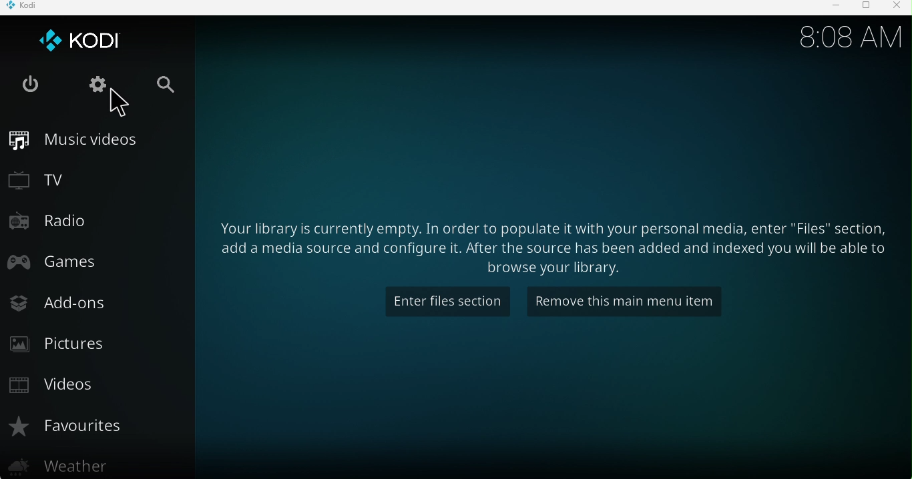 This screenshot has height=479, width=912. What do you see at coordinates (631, 302) in the screenshot?
I see `Remove this main menu item` at bounding box center [631, 302].